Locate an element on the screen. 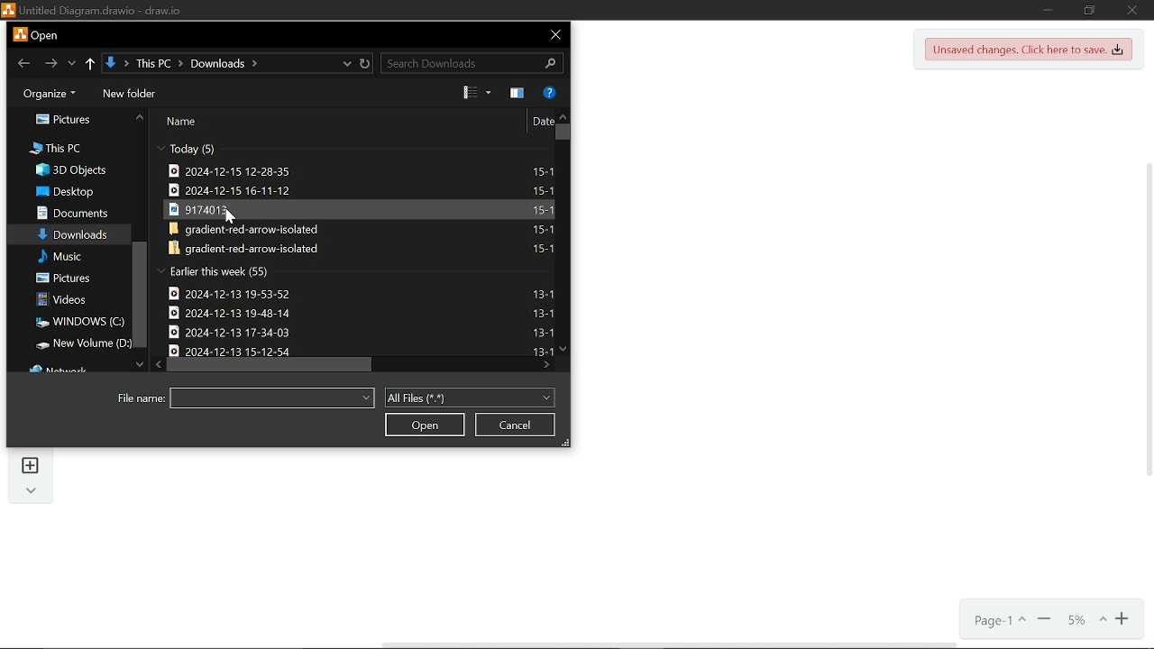 The height and width of the screenshot is (649, 1154). Restore down is located at coordinates (1089, 10).